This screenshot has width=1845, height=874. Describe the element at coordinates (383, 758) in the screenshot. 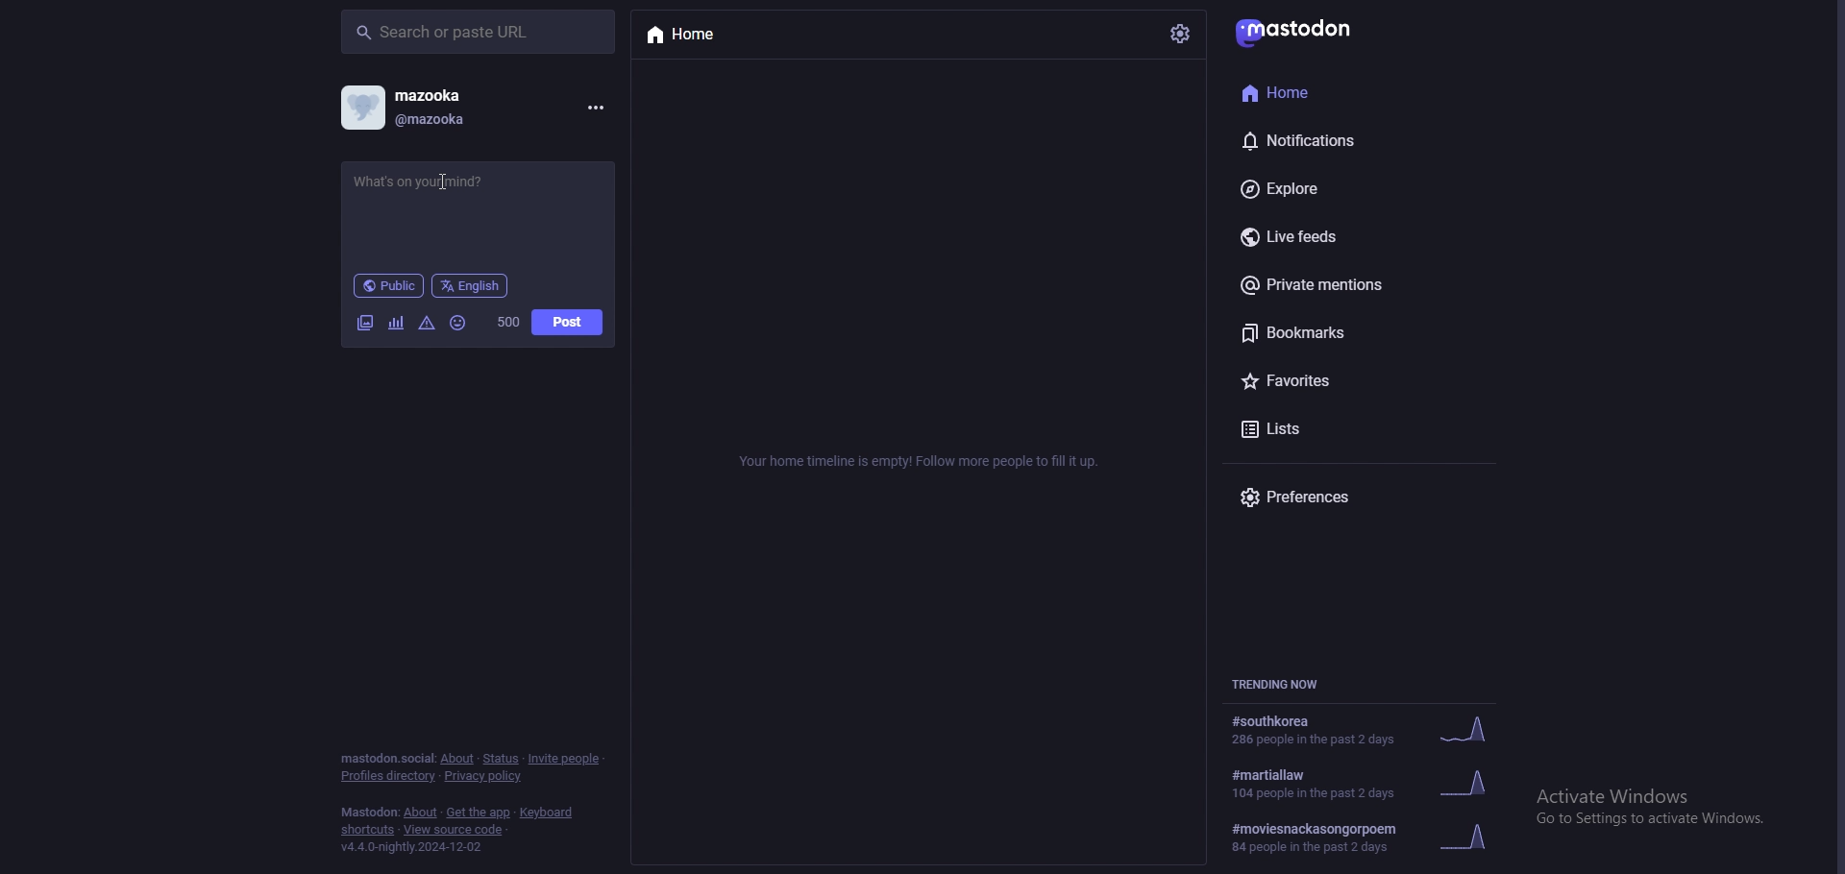

I see `mastodon social` at that location.